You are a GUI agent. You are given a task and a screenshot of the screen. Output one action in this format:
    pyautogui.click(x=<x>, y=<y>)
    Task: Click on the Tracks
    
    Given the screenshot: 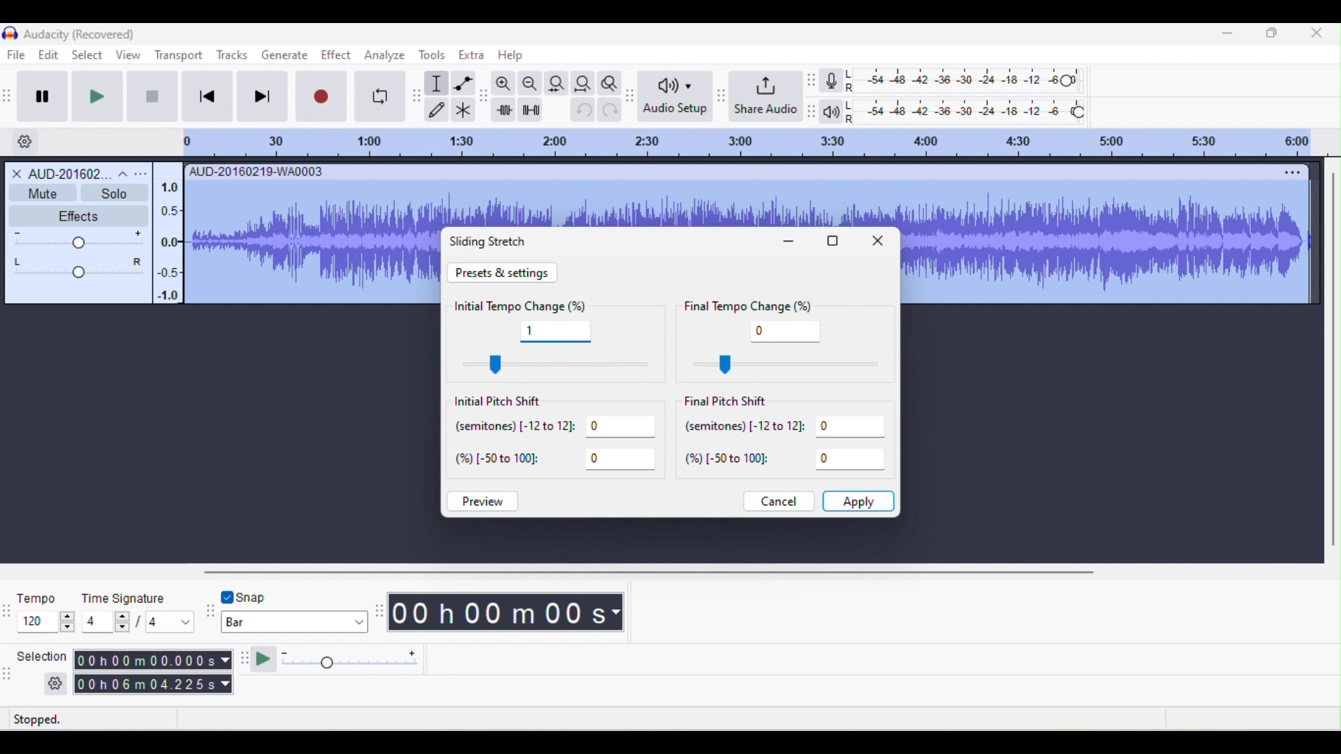 What is the action you would take?
    pyautogui.click(x=233, y=53)
    